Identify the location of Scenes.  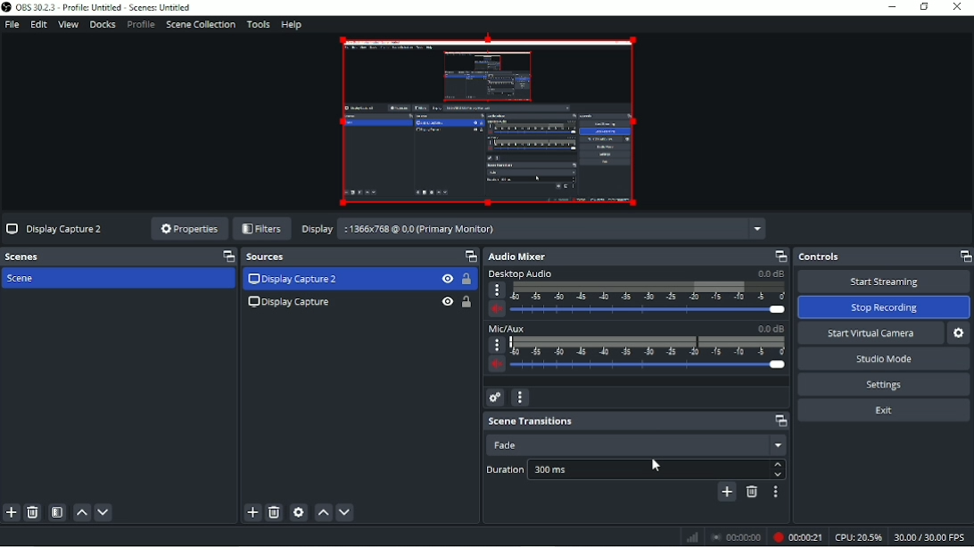
(120, 256).